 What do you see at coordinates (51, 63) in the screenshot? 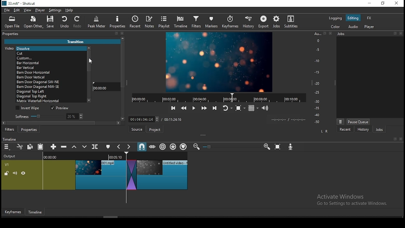
I see `transition option` at bounding box center [51, 63].